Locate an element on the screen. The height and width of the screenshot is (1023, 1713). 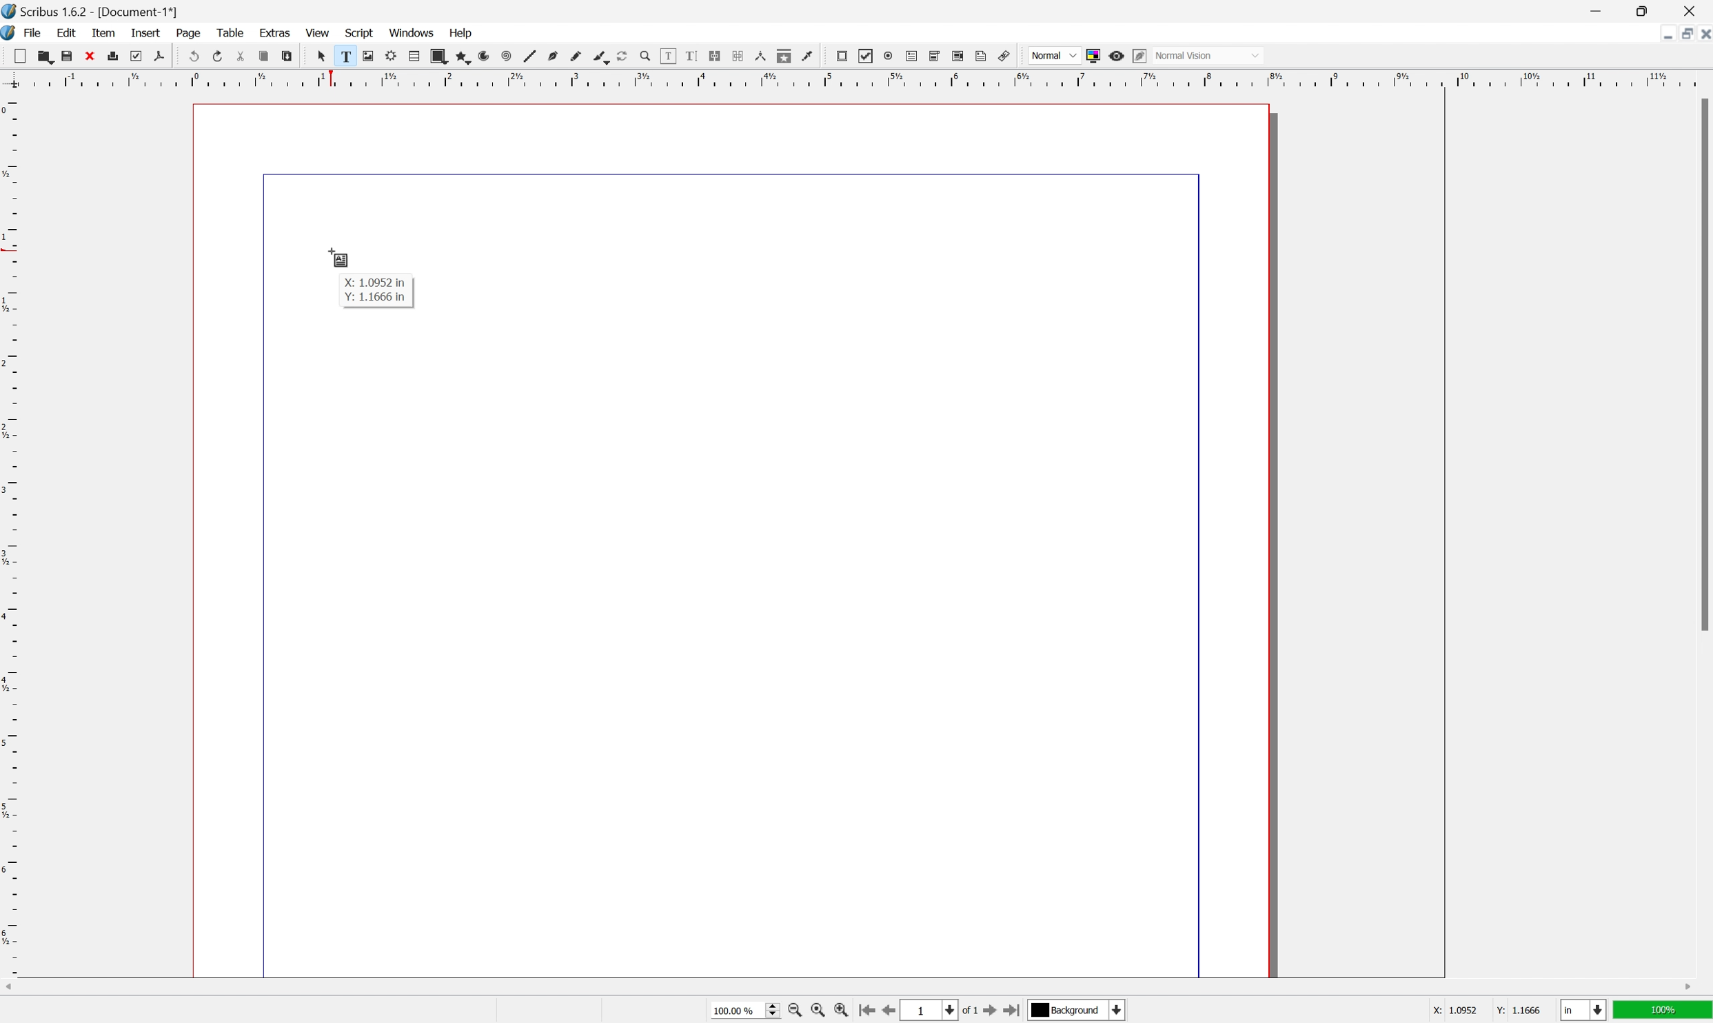
rotate item is located at coordinates (622, 57).